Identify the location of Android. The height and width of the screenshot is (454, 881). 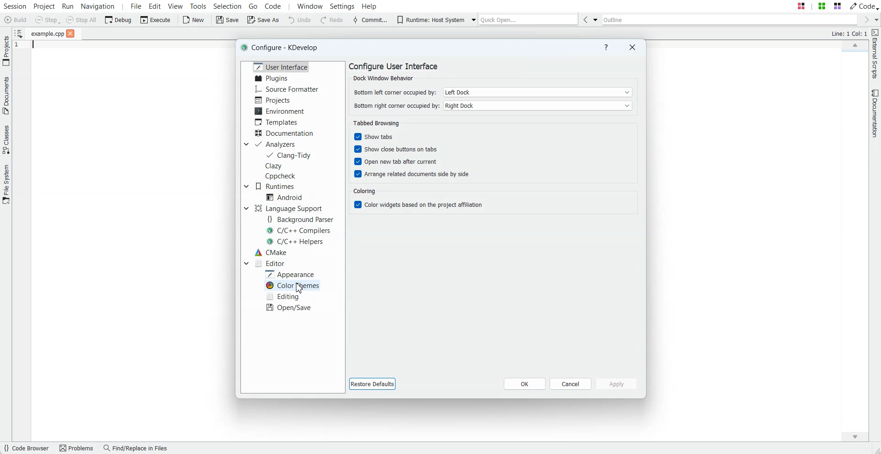
(284, 197).